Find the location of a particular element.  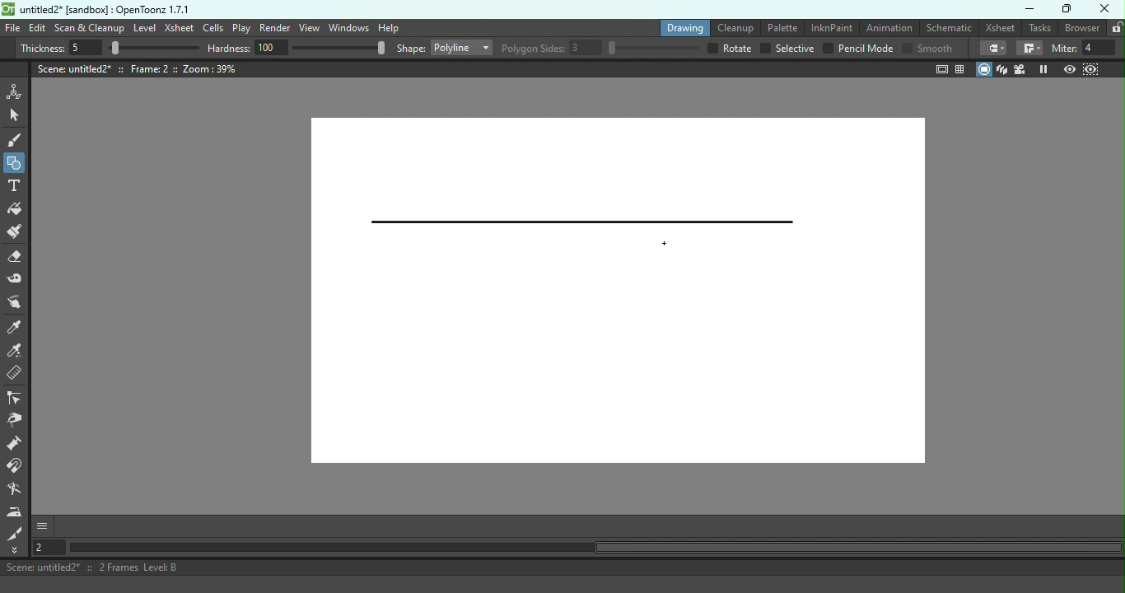

Selective is located at coordinates (787, 49).